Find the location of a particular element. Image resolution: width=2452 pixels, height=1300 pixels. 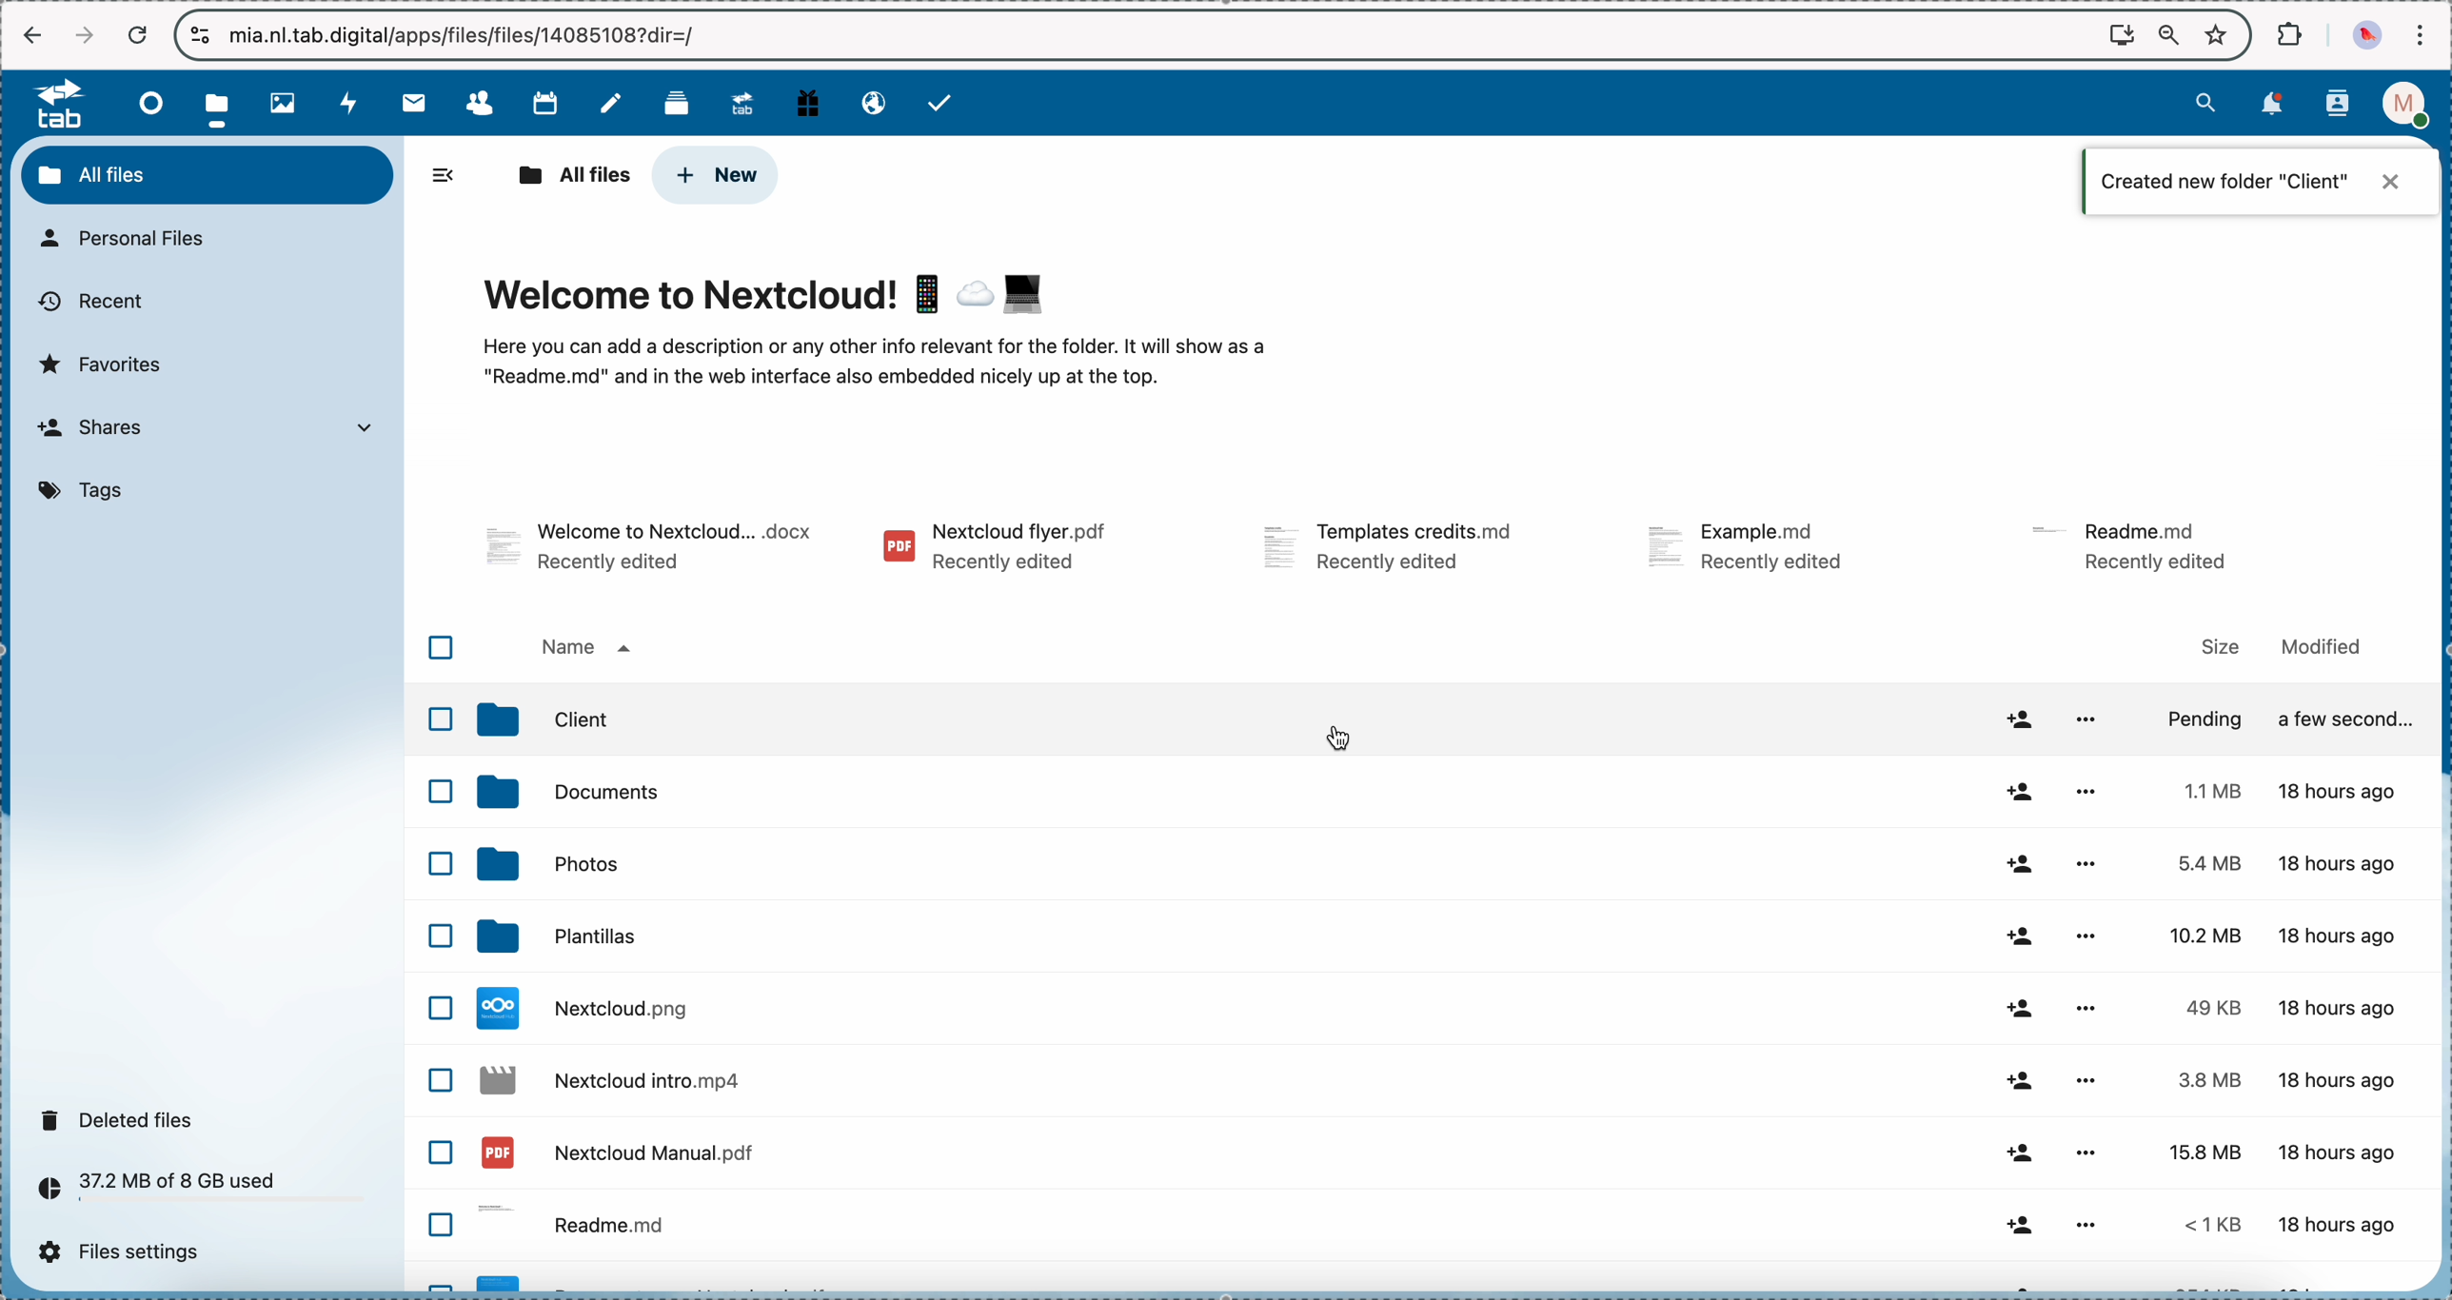

activity is located at coordinates (351, 103).